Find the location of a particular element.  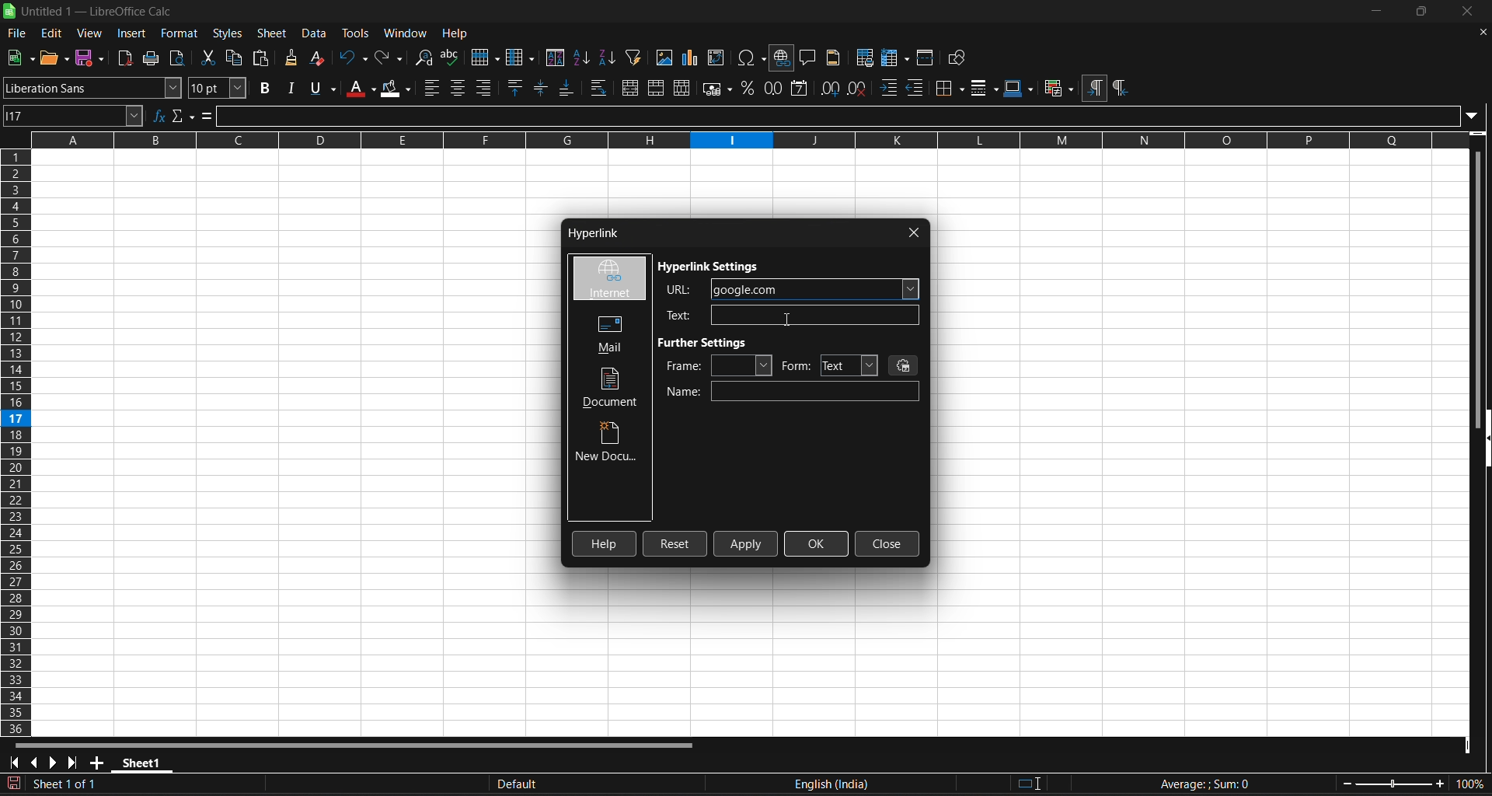

border is located at coordinates (950, 88).